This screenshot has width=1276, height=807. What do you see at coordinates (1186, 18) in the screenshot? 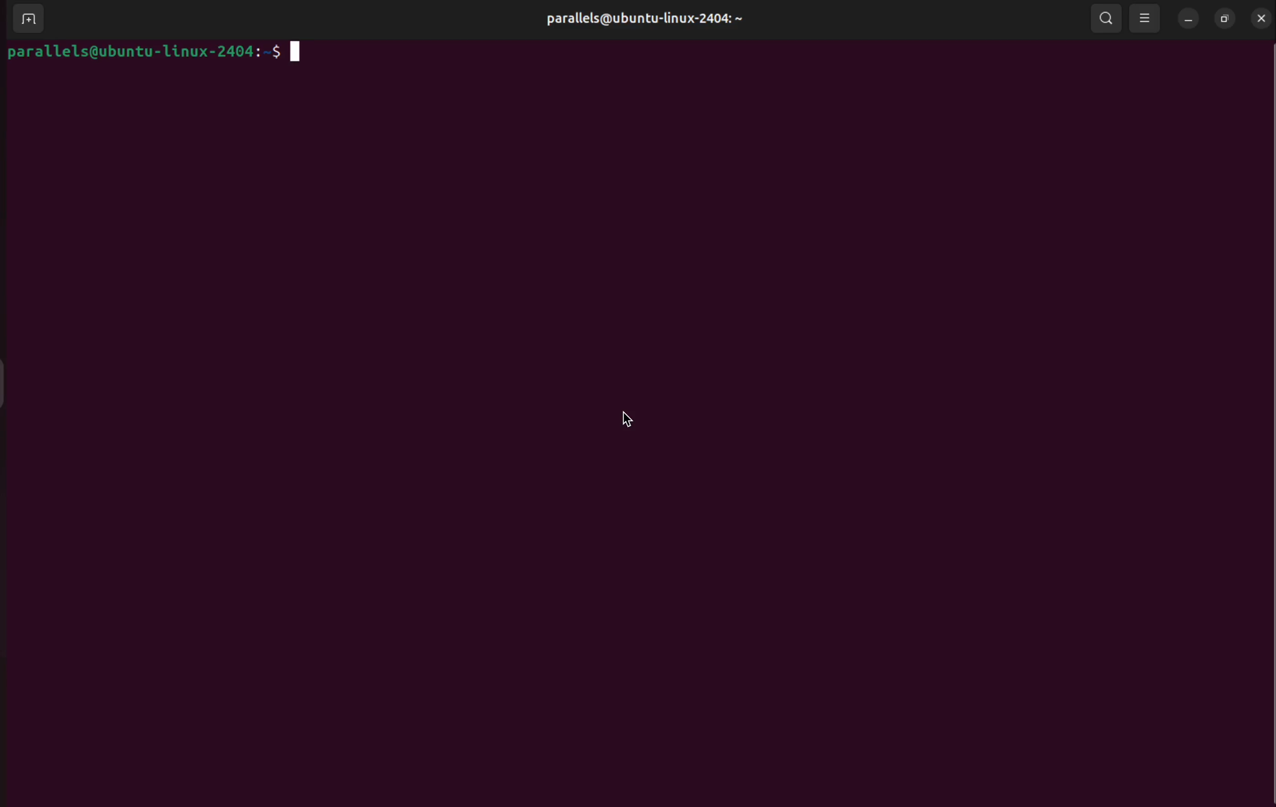
I see `minimize` at bounding box center [1186, 18].